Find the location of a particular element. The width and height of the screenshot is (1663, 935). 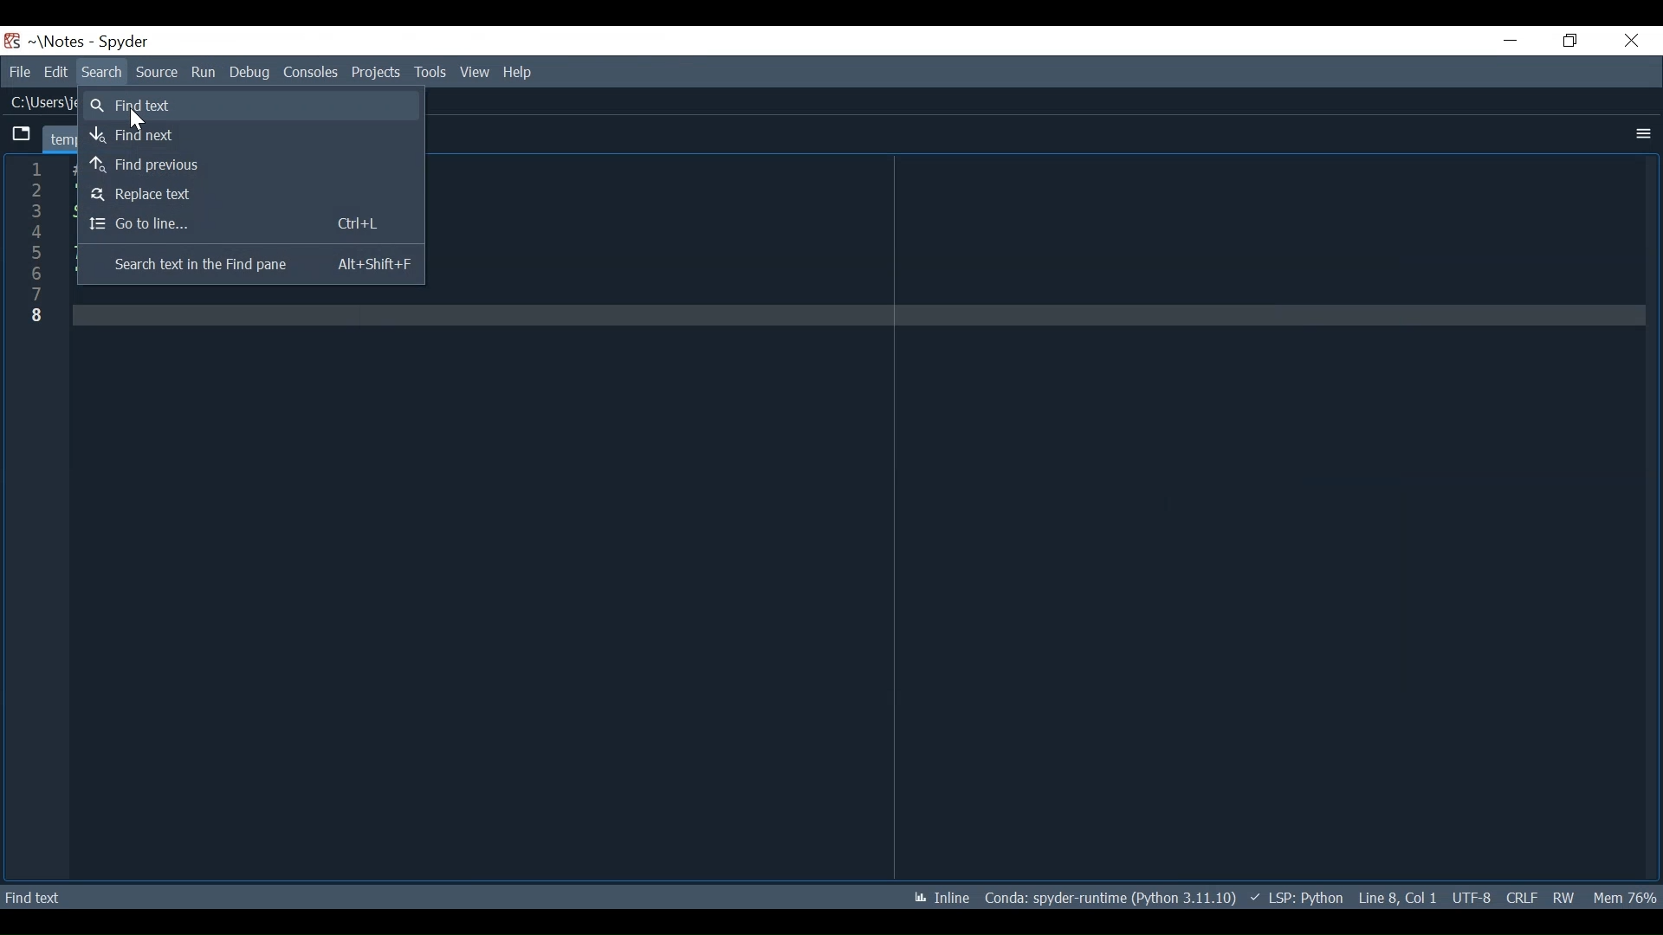

Spyder Desktop Icon is located at coordinates (14, 42).